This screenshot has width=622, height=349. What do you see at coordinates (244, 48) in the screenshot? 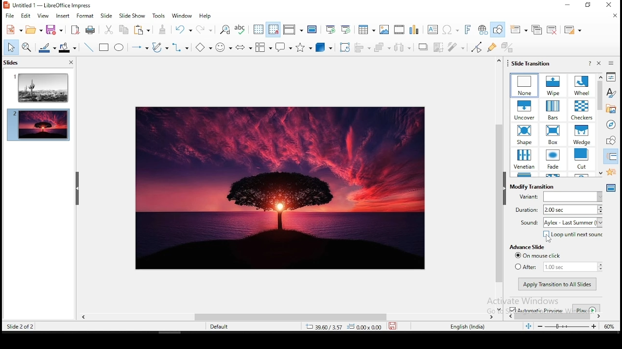
I see `block arrows` at bounding box center [244, 48].